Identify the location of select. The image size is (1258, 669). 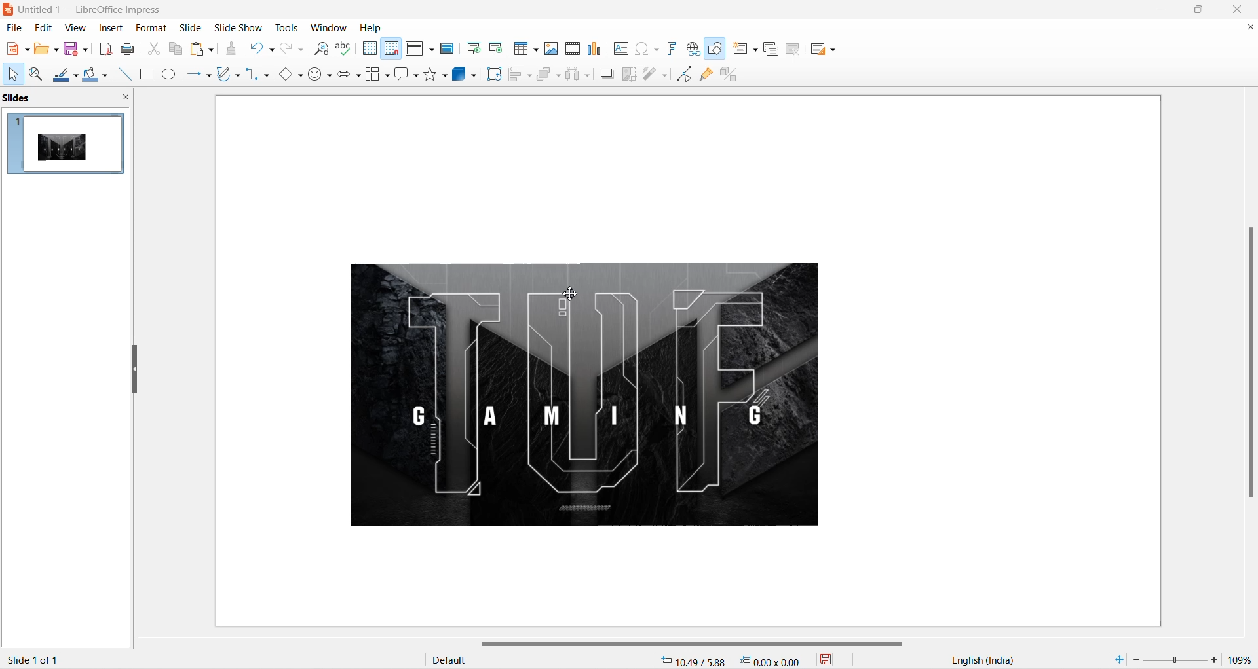
(11, 75).